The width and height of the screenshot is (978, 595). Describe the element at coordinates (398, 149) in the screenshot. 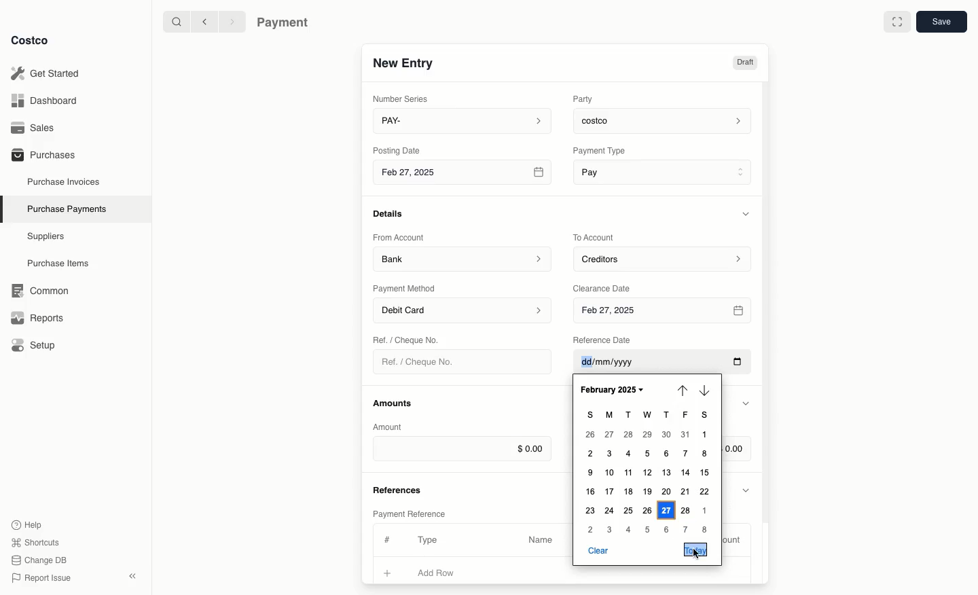

I see `Posting Date` at that location.